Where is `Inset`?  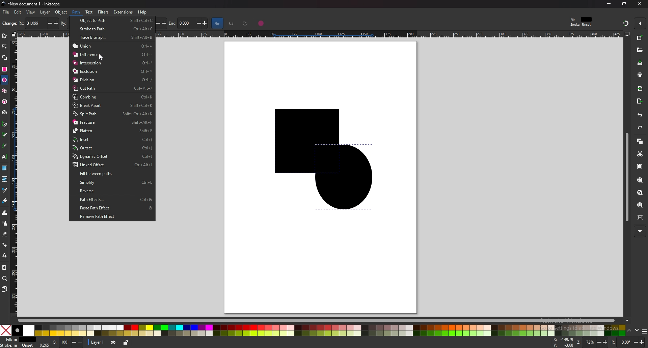
Inset is located at coordinates (110, 140).